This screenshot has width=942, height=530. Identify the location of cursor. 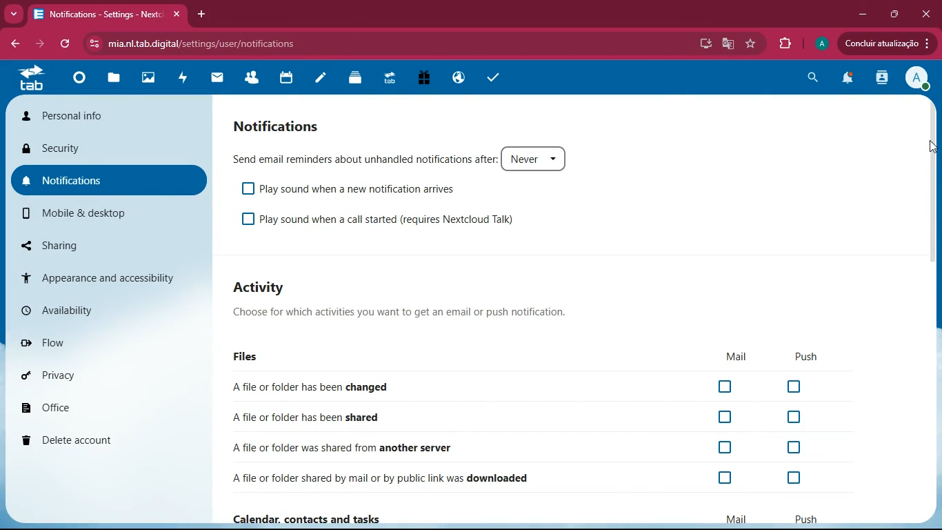
(928, 146).